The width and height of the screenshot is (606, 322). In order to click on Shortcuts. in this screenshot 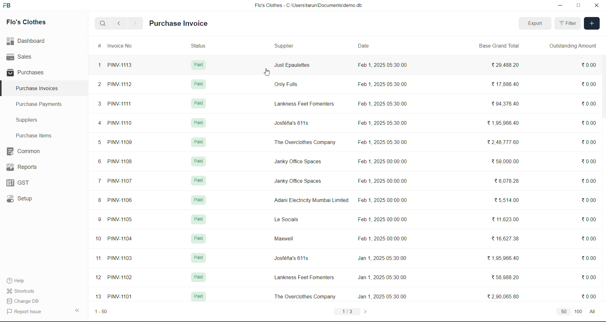, I will do `click(23, 290)`.